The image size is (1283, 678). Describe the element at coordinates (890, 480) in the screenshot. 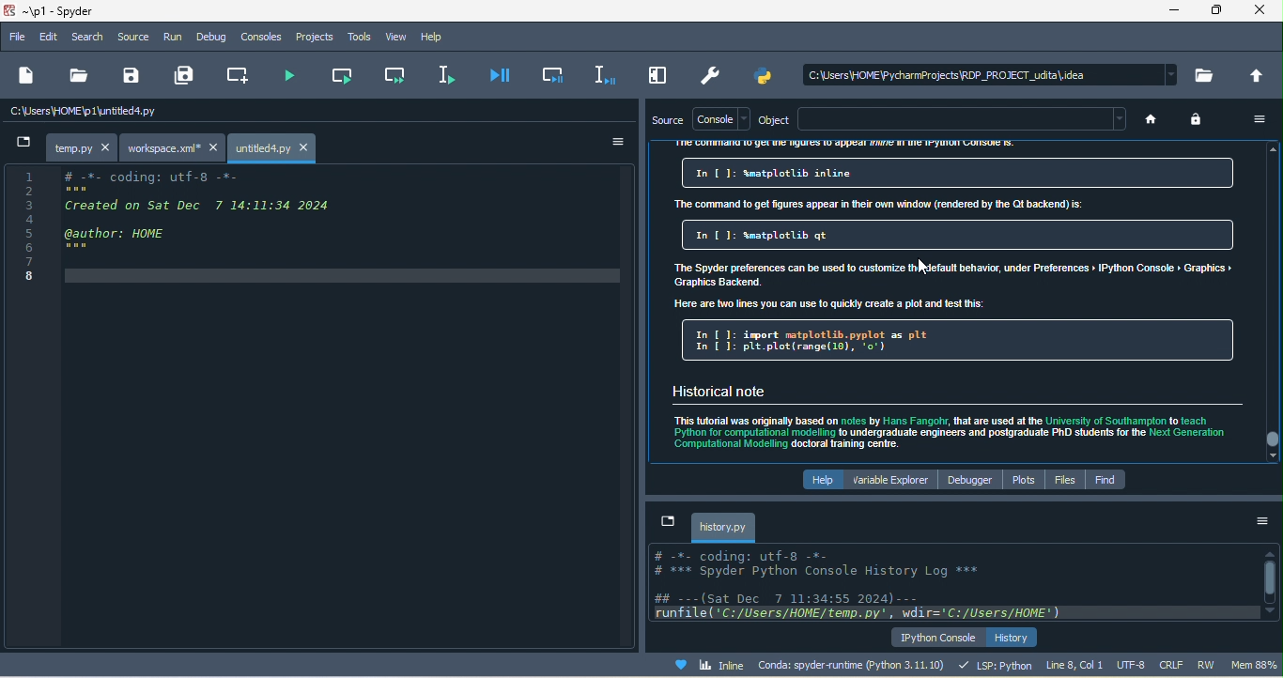

I see `variable explorer` at that location.